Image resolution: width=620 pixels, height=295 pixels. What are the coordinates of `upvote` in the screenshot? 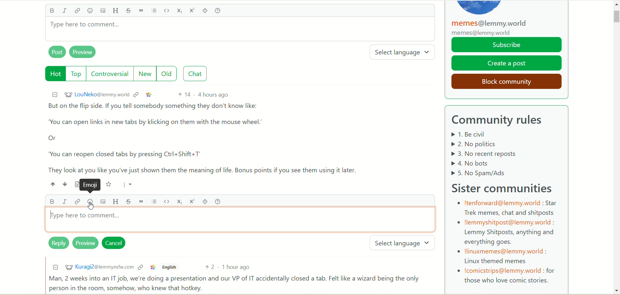 It's located at (53, 184).